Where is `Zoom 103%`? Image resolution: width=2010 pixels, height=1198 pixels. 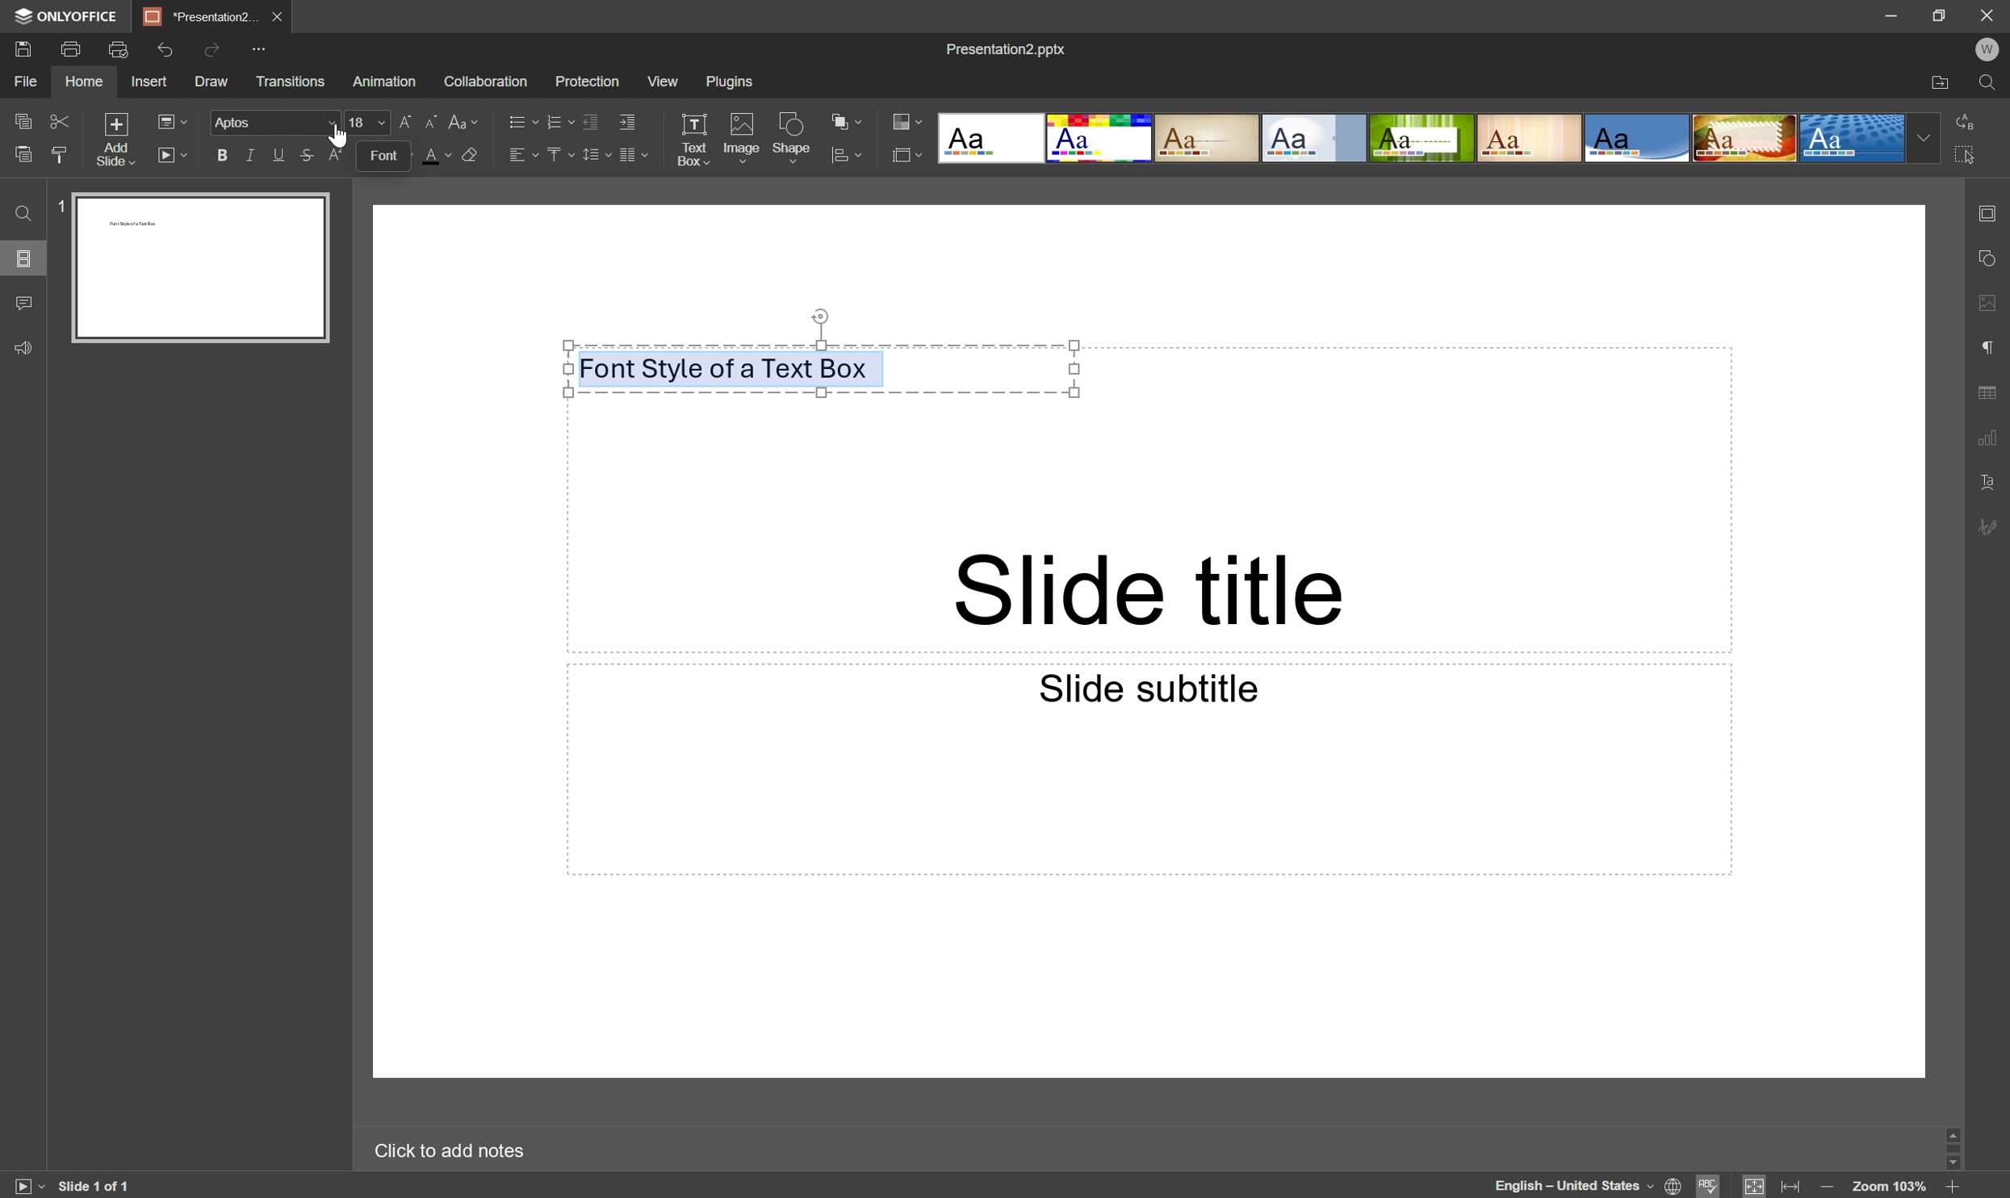 Zoom 103% is located at coordinates (1893, 1188).